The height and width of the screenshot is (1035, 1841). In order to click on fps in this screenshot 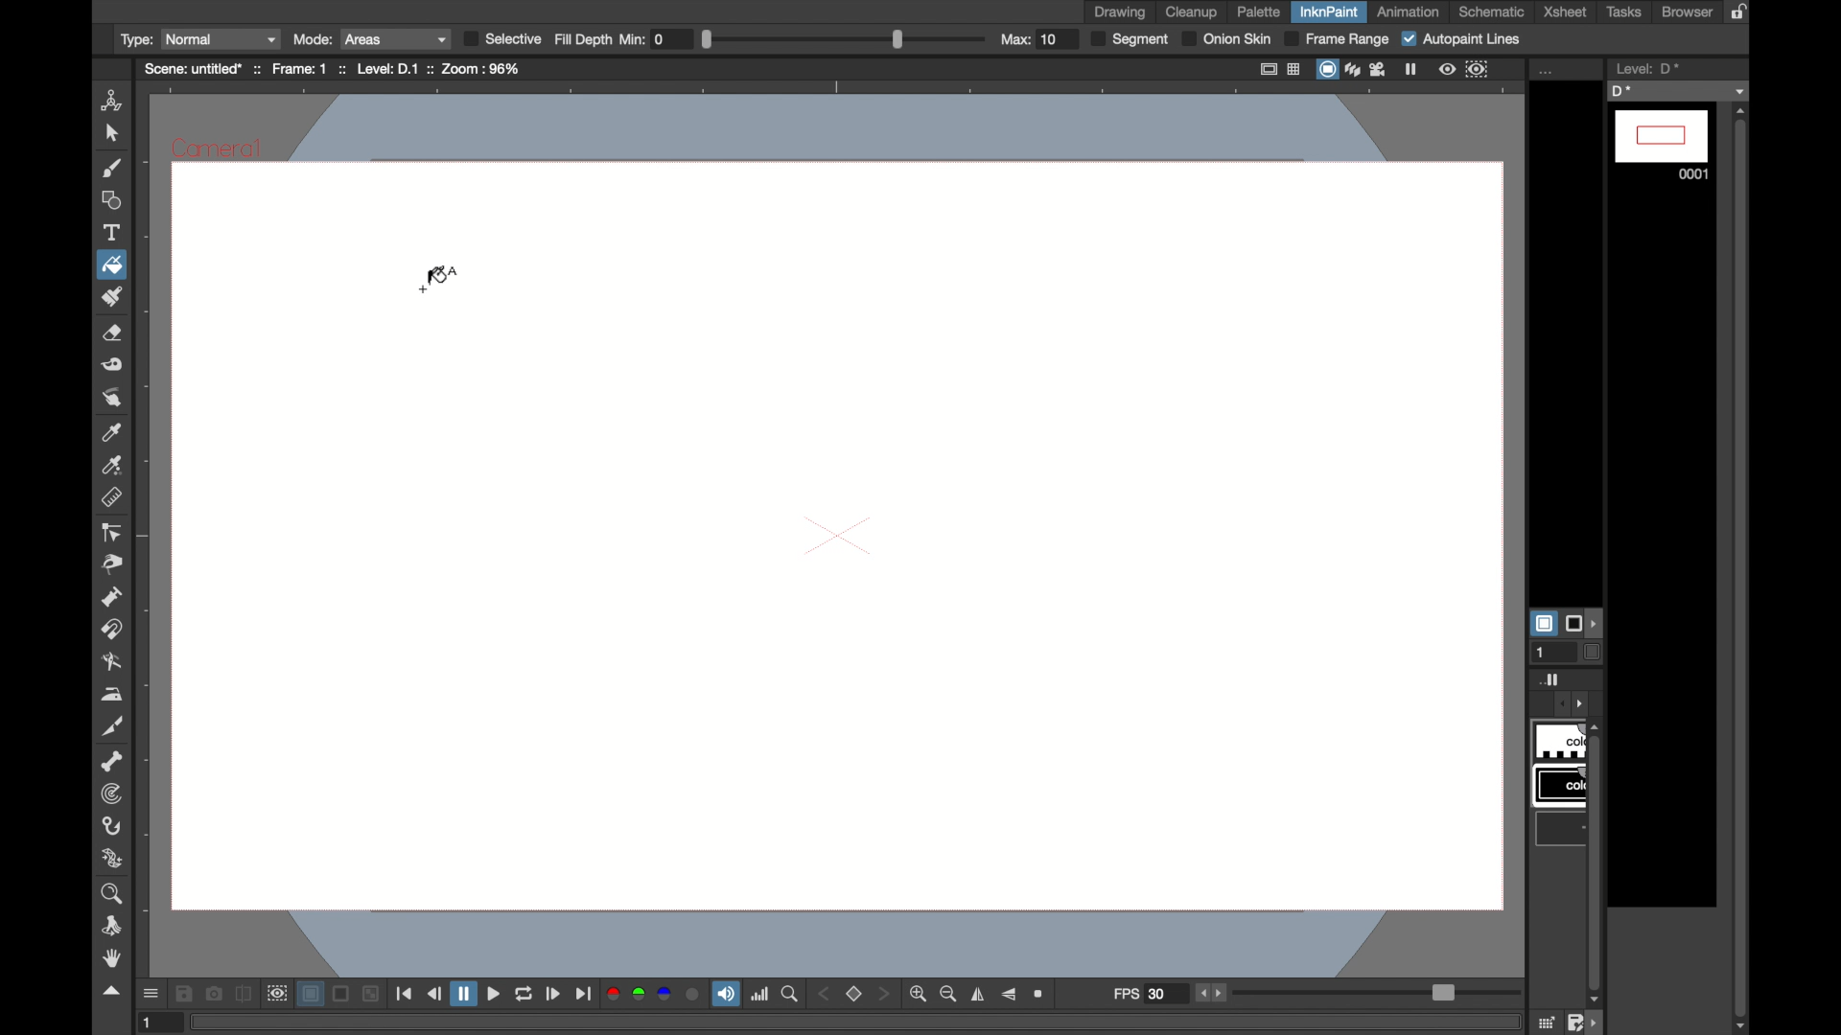, I will do `click(1148, 992)`.